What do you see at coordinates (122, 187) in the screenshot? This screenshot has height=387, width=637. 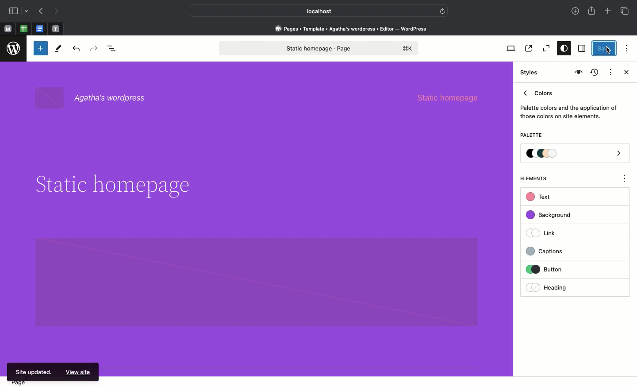 I see `headline` at bounding box center [122, 187].